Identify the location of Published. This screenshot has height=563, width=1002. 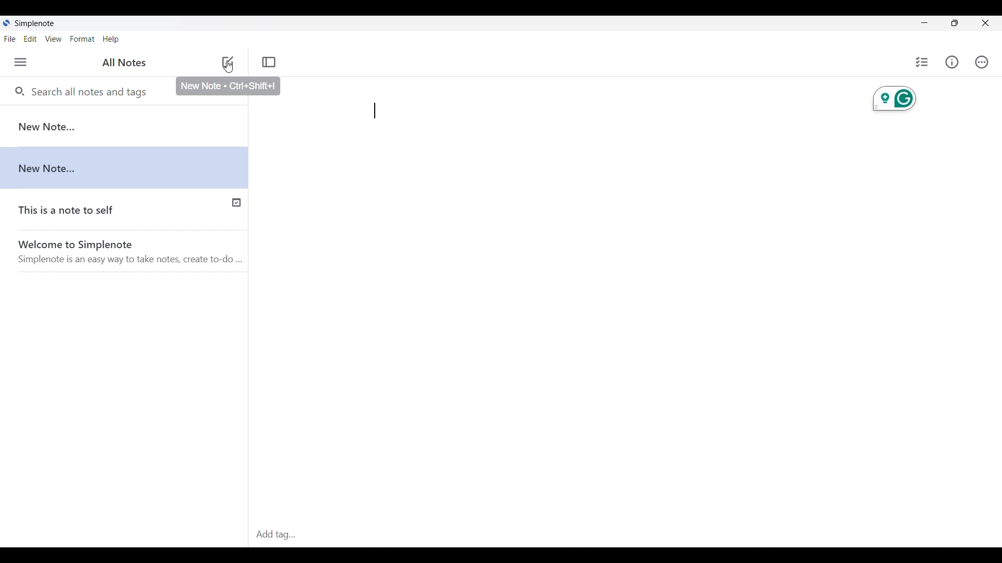
(236, 201).